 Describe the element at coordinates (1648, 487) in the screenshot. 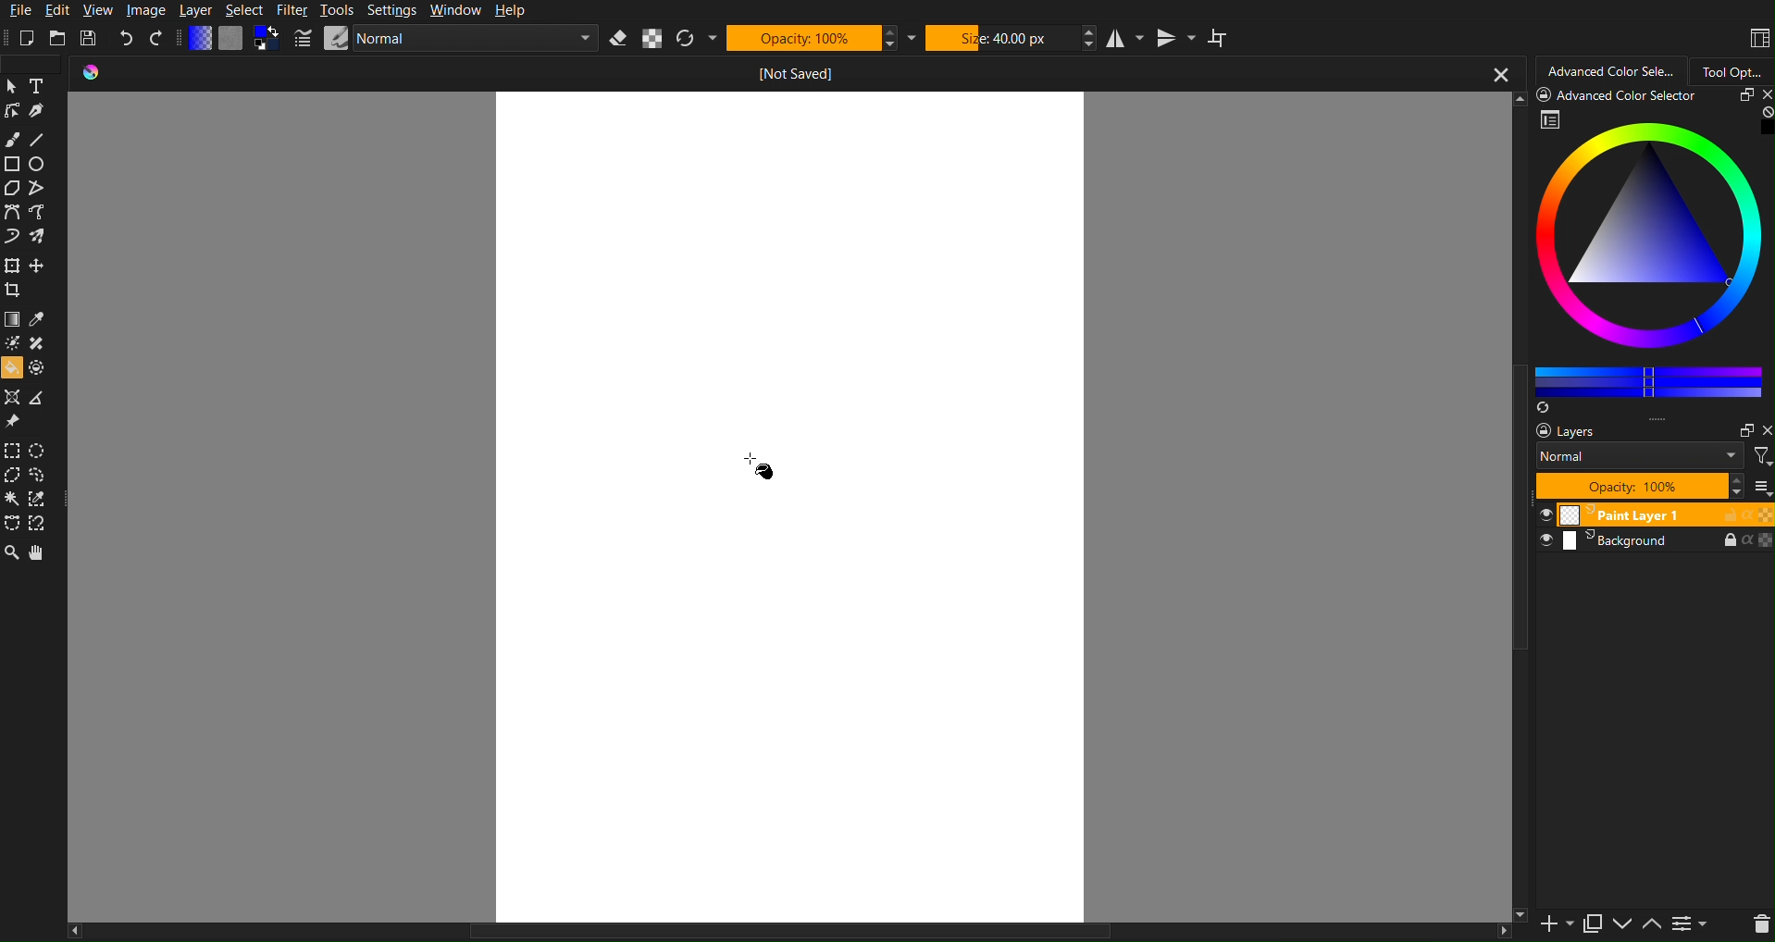

I see `opacity 100%` at that location.